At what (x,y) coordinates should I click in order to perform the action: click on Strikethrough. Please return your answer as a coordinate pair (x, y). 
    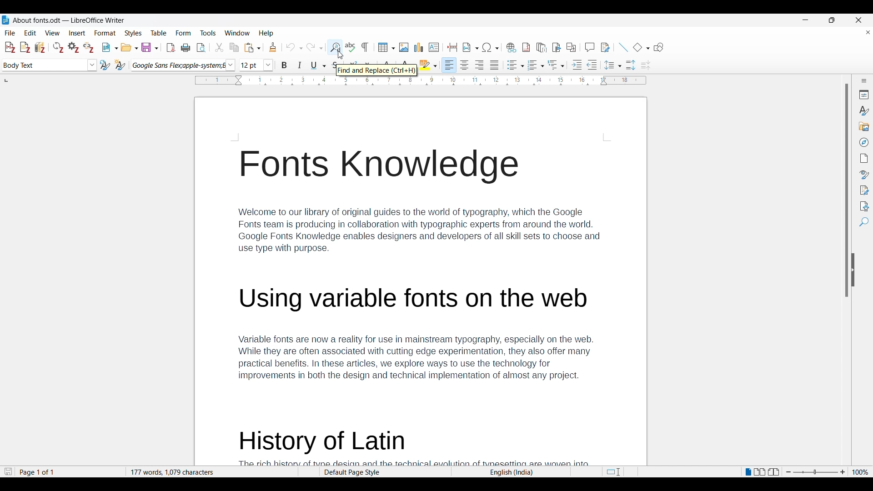
    Looking at the image, I should click on (334, 66).